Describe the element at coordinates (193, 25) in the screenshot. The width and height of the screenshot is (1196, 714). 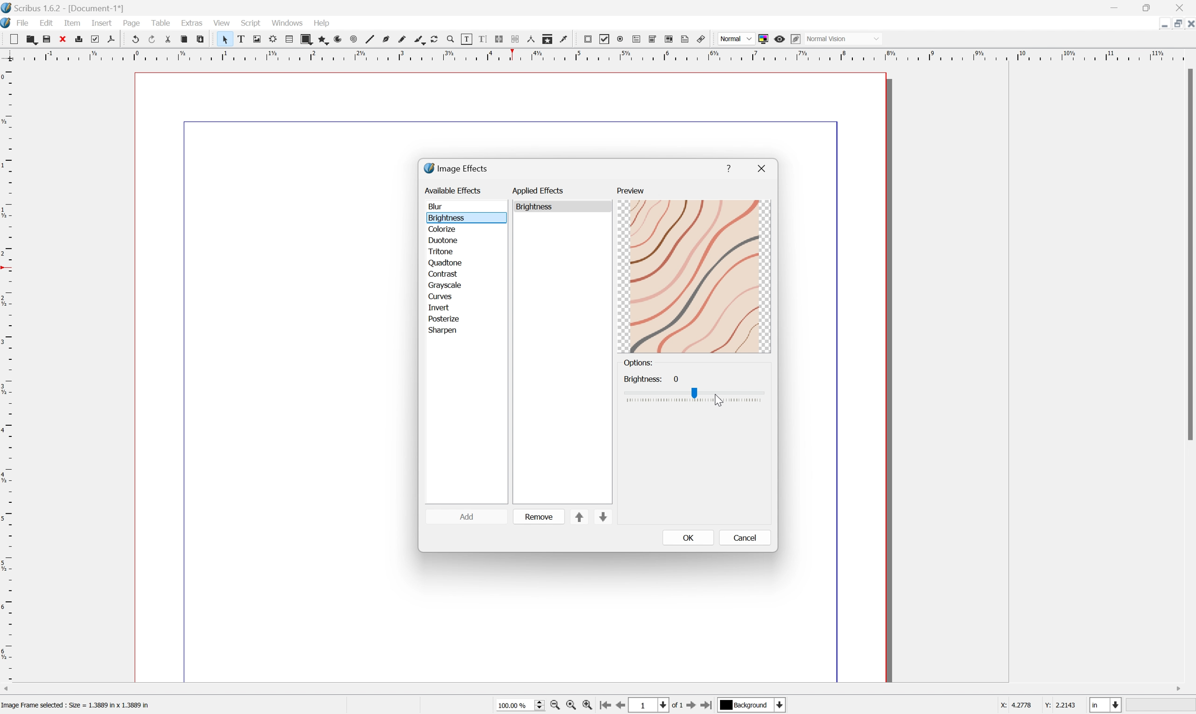
I see `Extras` at that location.